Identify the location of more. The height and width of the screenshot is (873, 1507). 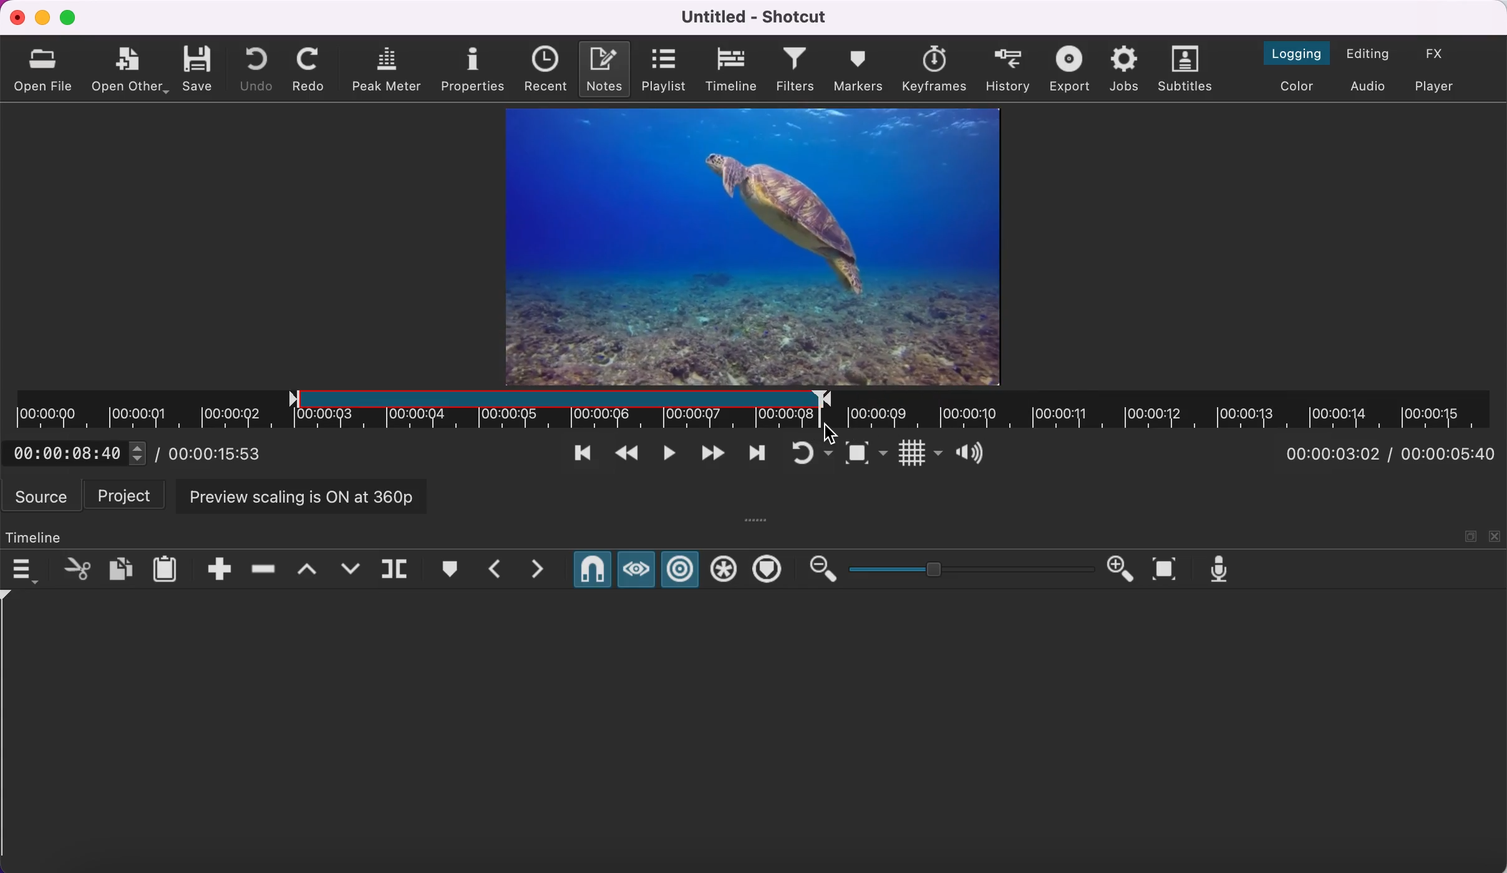
(758, 519).